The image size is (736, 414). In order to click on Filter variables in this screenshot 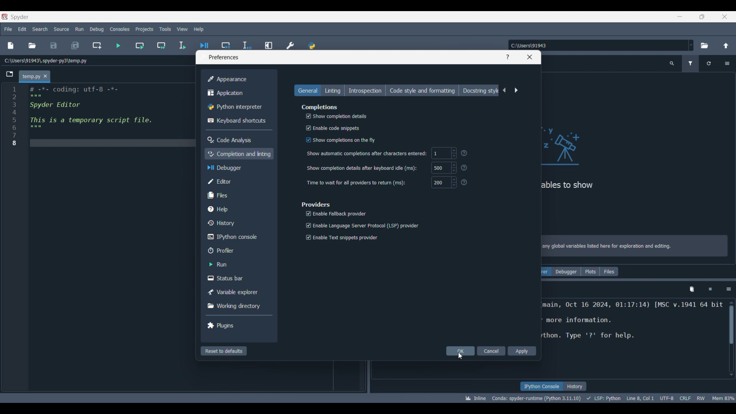, I will do `click(691, 64)`.